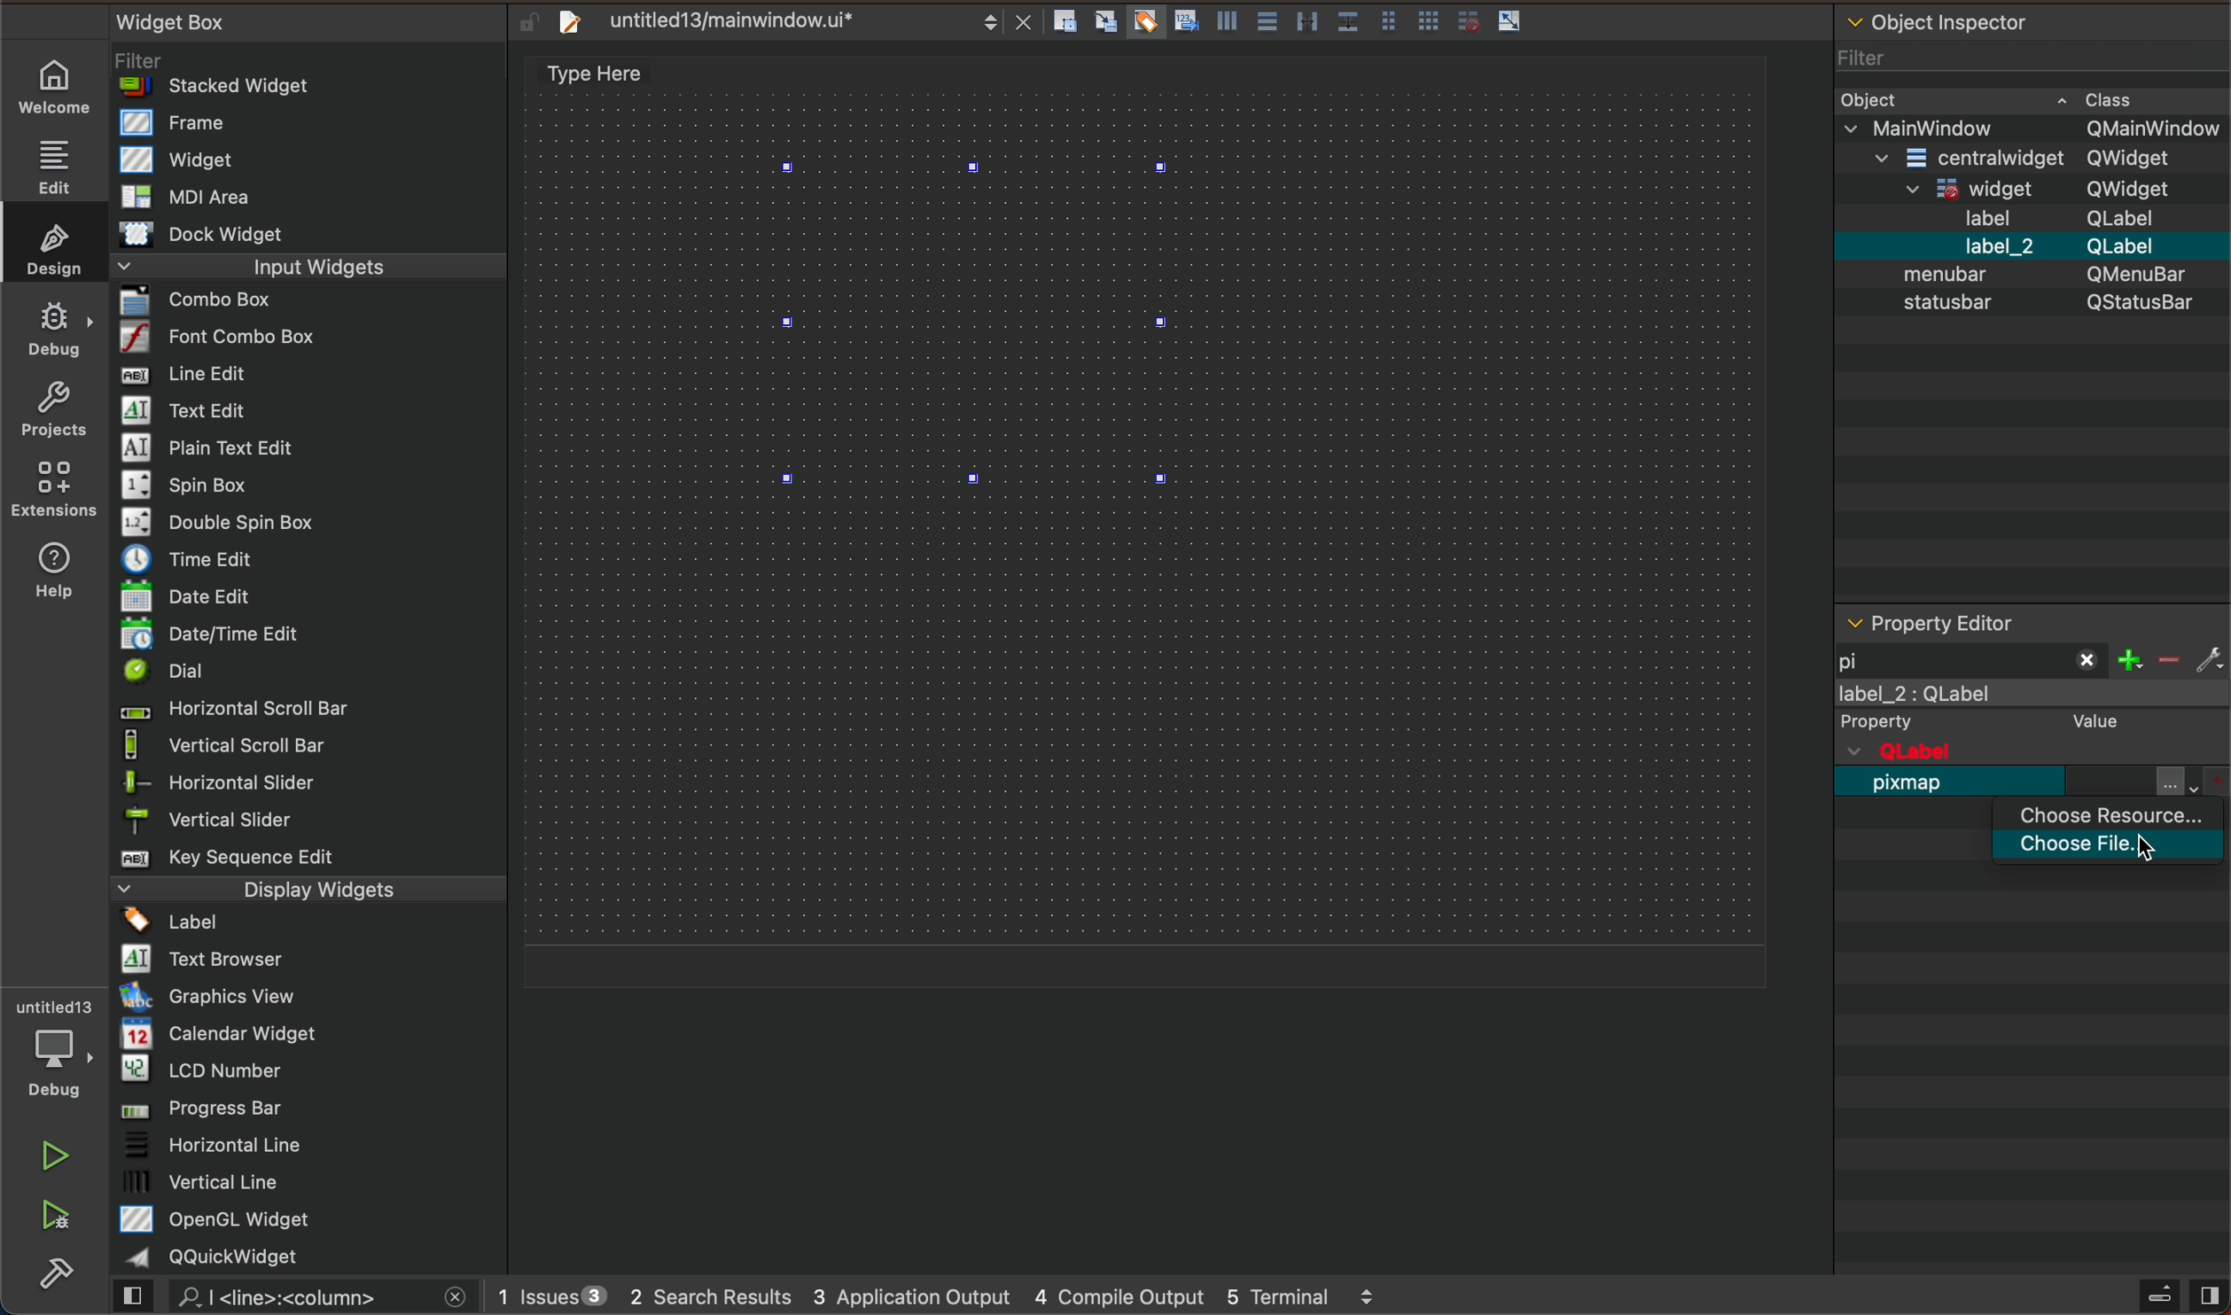  What do you see at coordinates (2161, 1296) in the screenshot?
I see `` at bounding box center [2161, 1296].